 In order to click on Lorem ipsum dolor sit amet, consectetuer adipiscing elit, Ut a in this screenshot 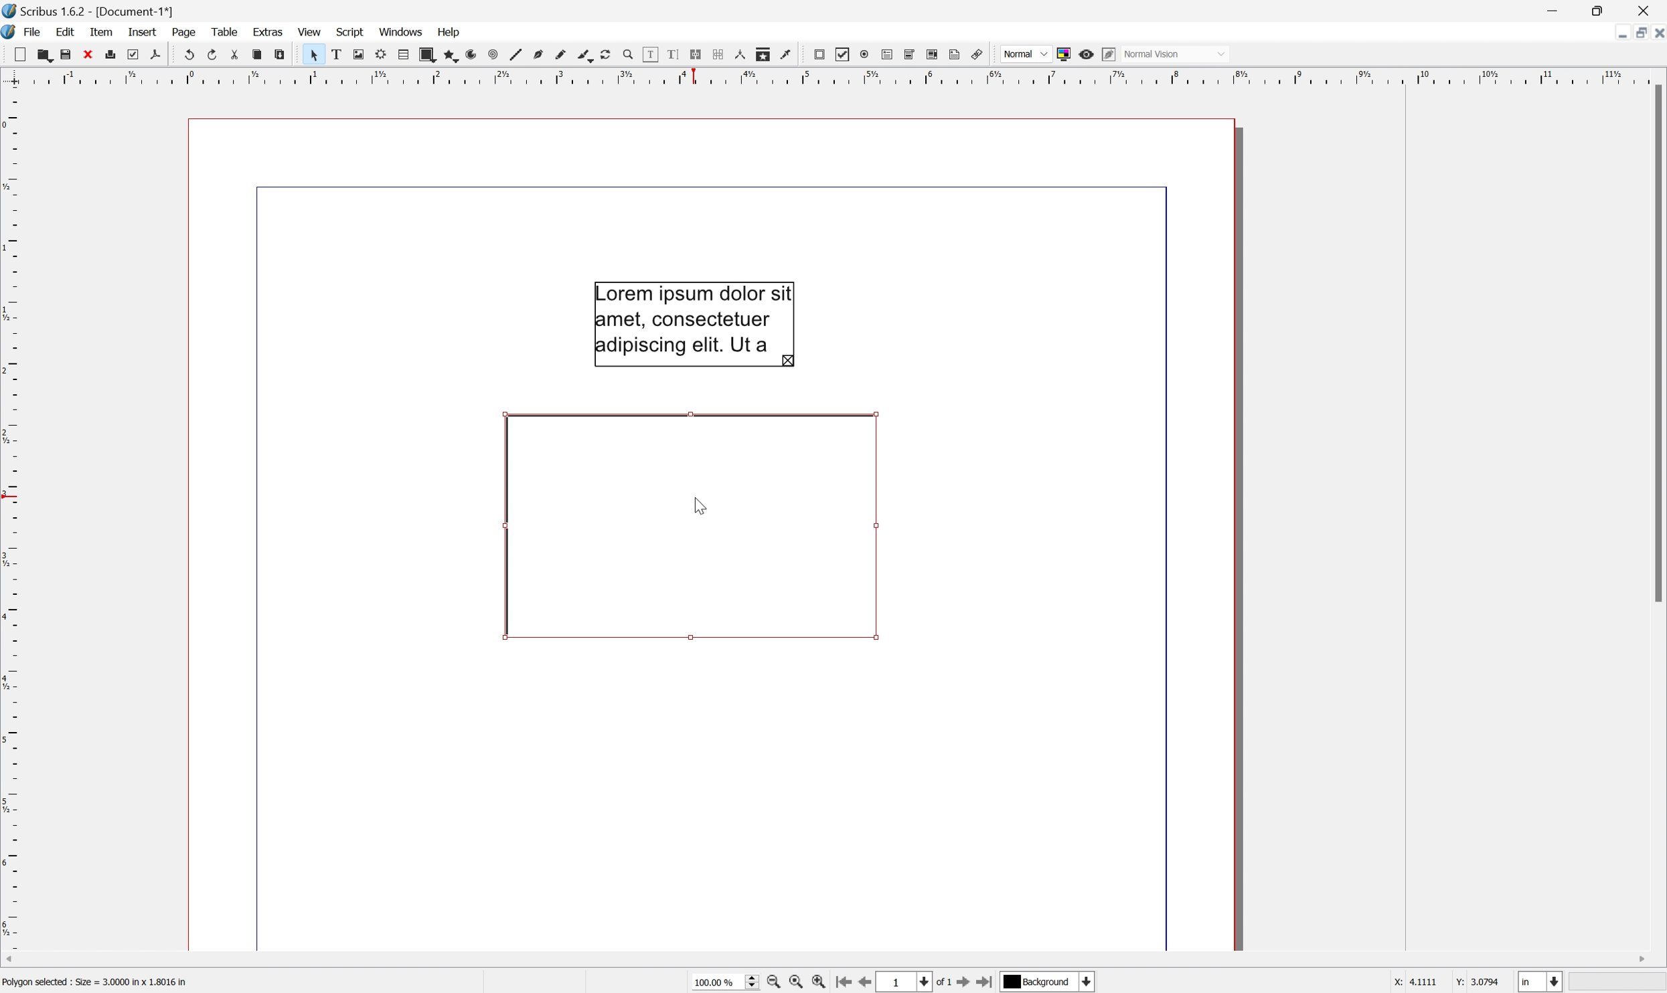, I will do `click(694, 323)`.